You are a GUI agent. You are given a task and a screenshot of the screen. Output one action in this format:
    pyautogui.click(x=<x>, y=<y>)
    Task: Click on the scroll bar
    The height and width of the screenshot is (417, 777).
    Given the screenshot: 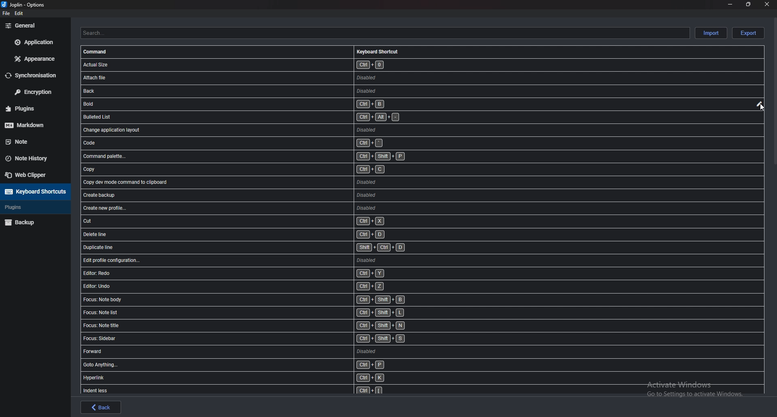 What is the action you would take?
    pyautogui.click(x=774, y=91)
    